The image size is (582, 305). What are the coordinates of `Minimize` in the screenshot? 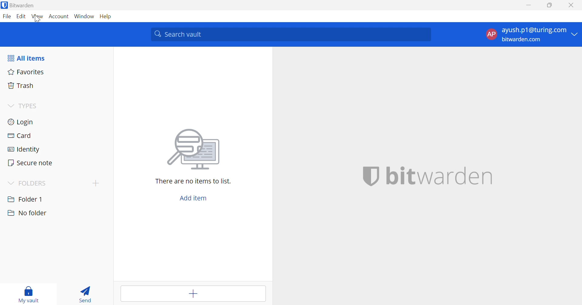 It's located at (529, 4).